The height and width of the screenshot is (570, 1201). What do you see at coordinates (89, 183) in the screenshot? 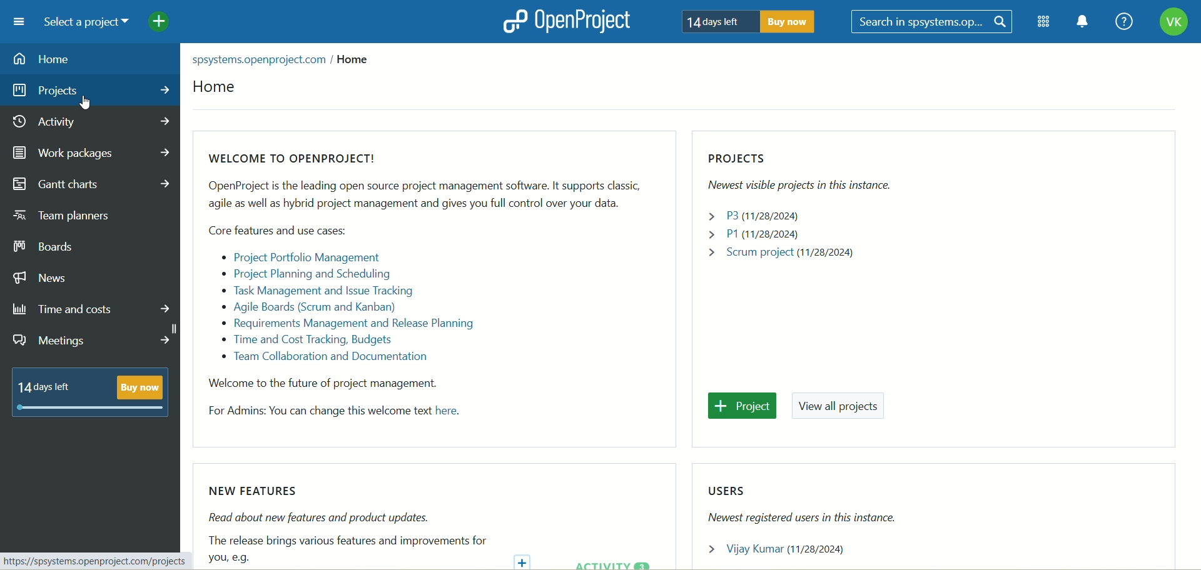
I see `gantt charts` at bounding box center [89, 183].